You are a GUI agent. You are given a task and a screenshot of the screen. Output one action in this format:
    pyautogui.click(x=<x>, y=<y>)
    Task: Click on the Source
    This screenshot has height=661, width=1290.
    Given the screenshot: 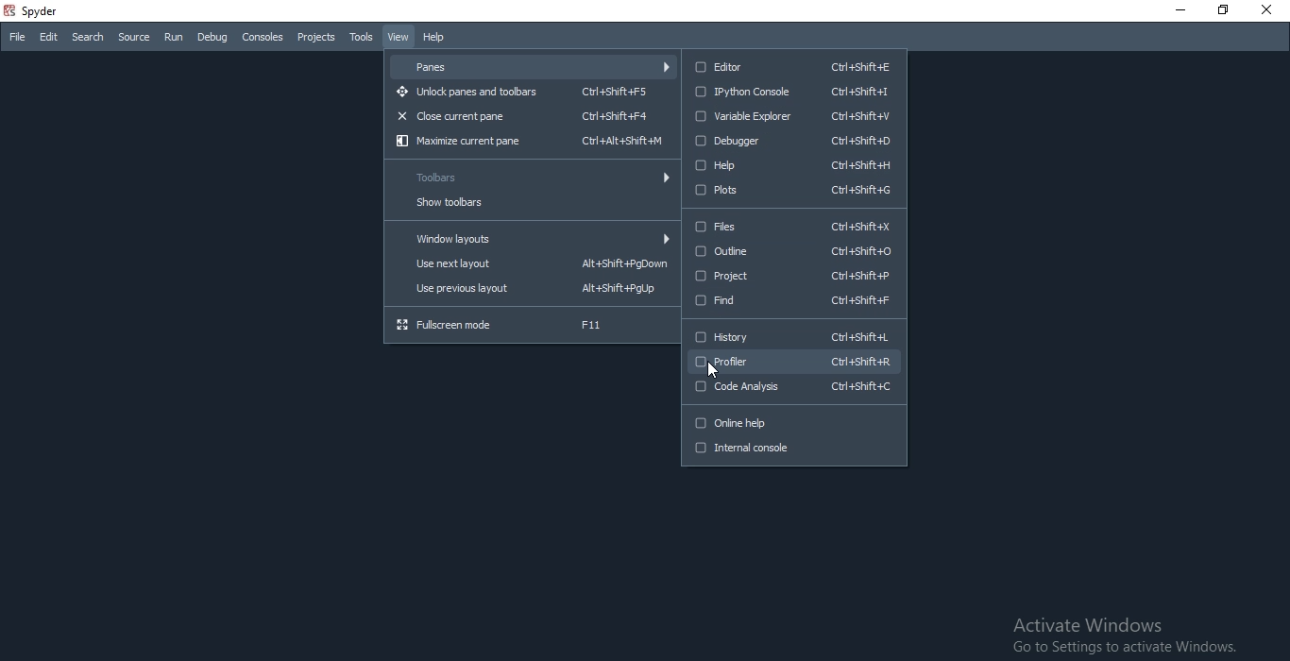 What is the action you would take?
    pyautogui.click(x=135, y=38)
    